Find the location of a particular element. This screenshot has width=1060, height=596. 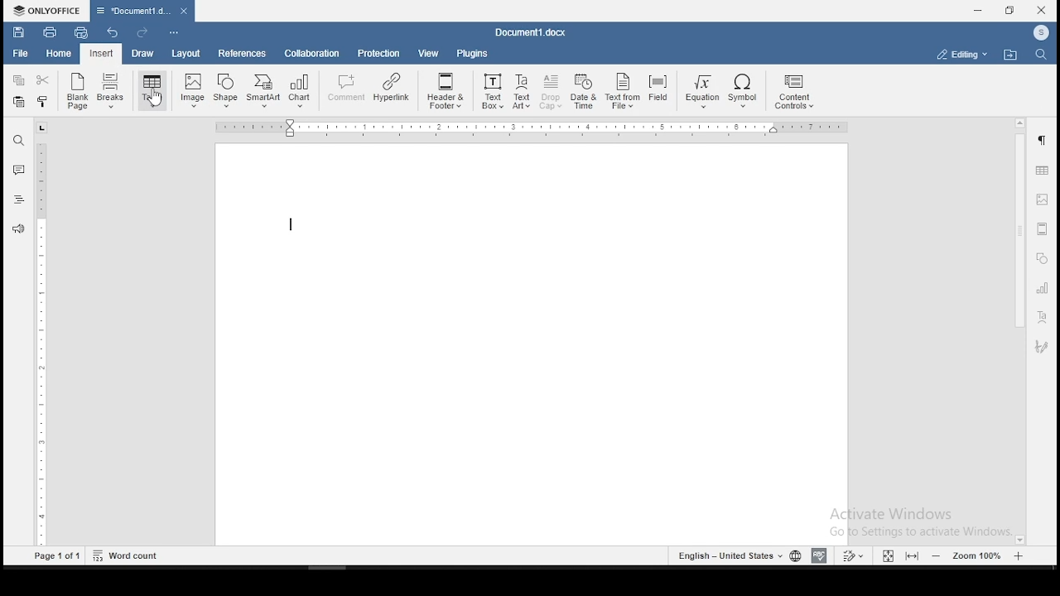

paragraph settings is located at coordinates (1044, 141).